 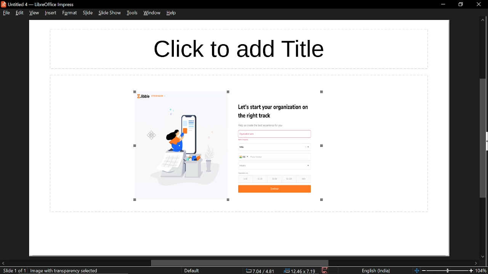 I want to click on current zoom, so click(x=482, y=271).